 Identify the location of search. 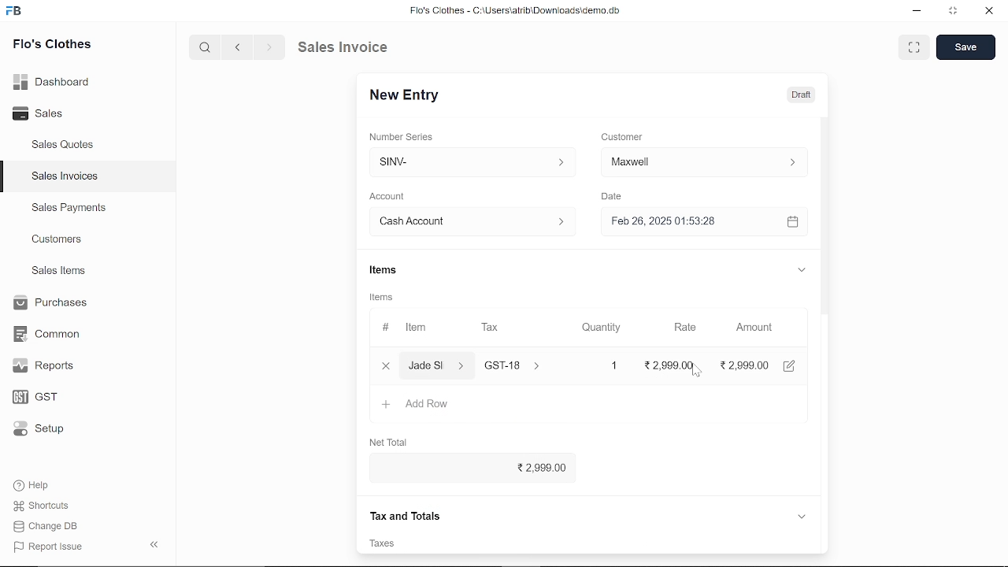
(206, 46).